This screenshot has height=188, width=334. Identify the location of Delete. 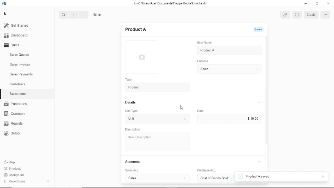
(325, 14).